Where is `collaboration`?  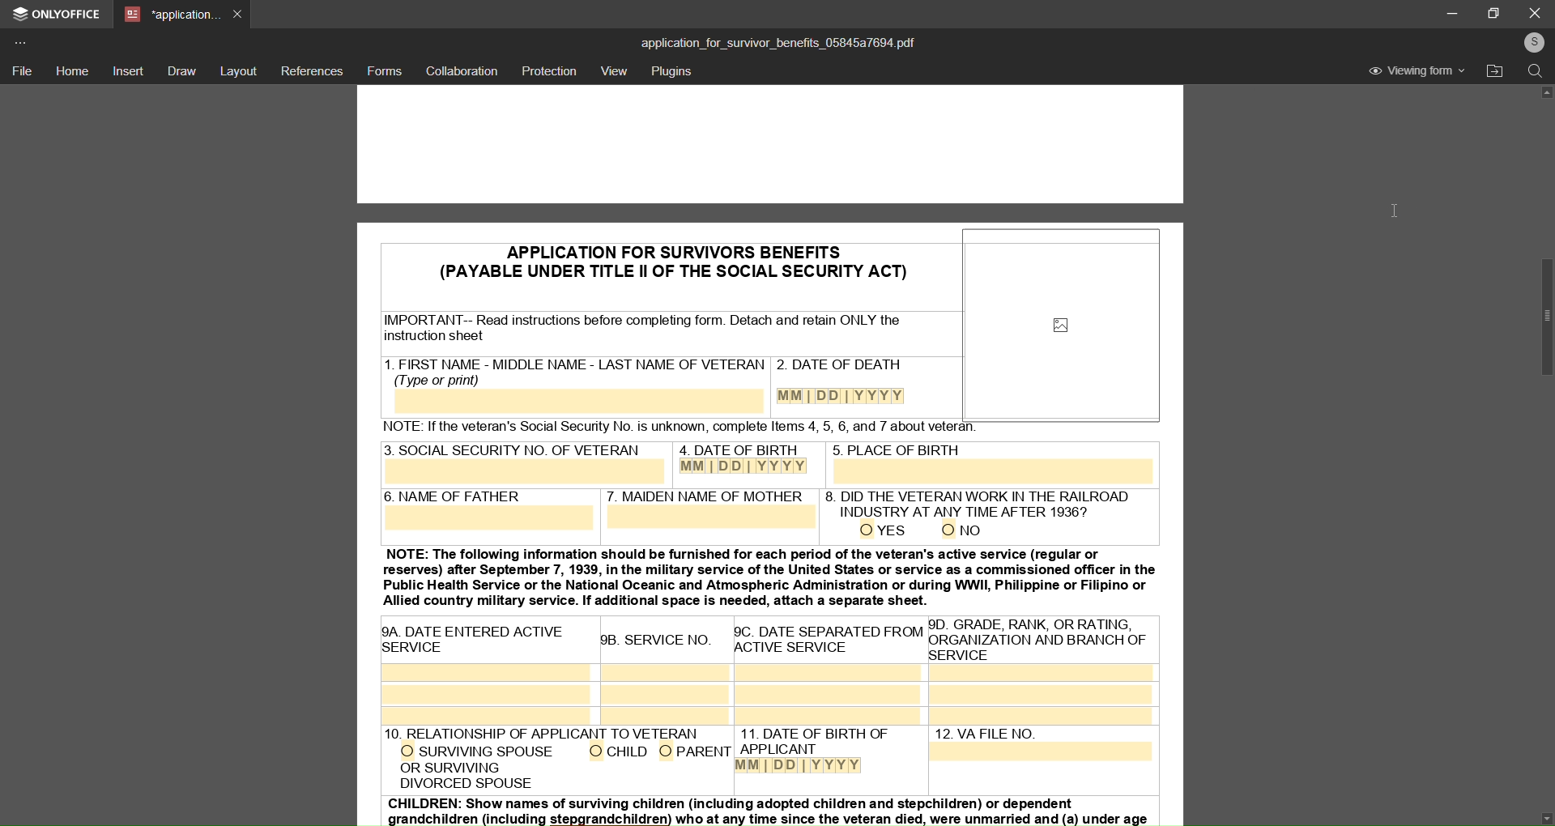
collaboration is located at coordinates (461, 71).